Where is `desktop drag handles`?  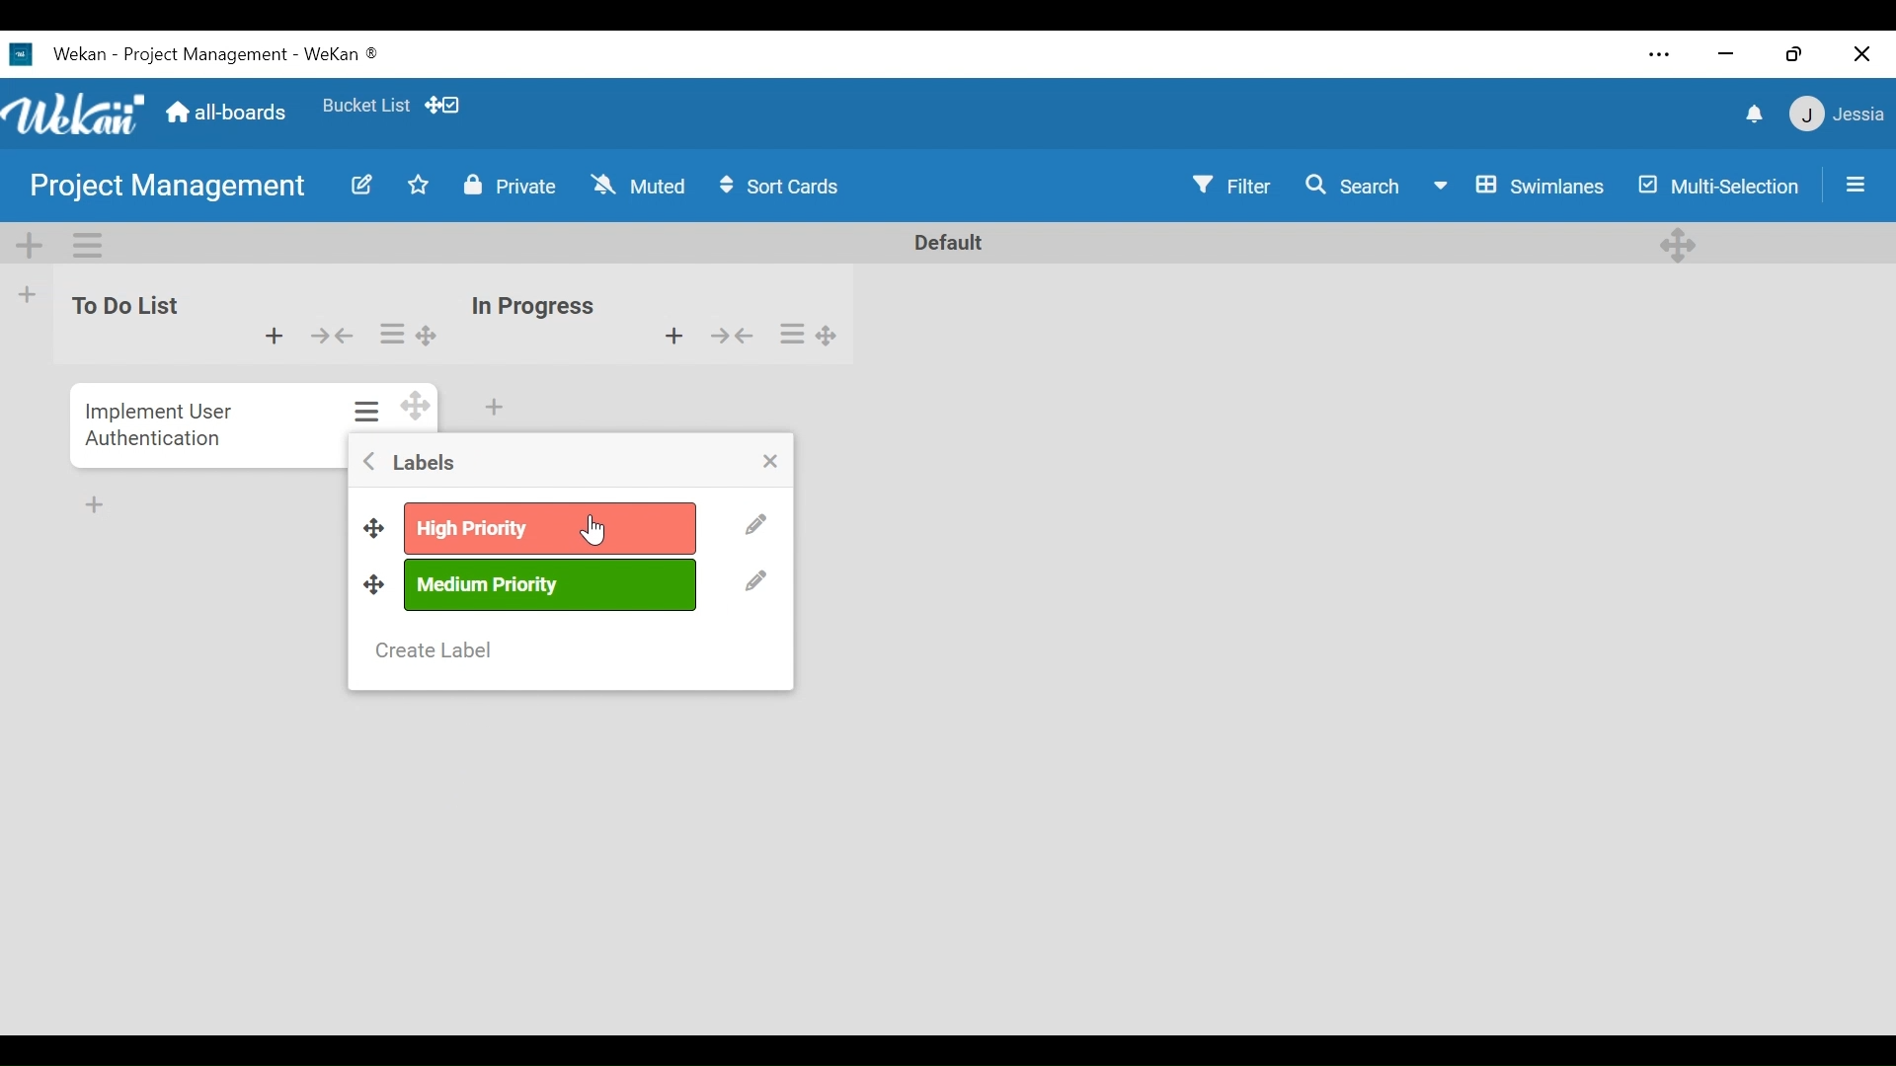 desktop drag handles is located at coordinates (428, 336).